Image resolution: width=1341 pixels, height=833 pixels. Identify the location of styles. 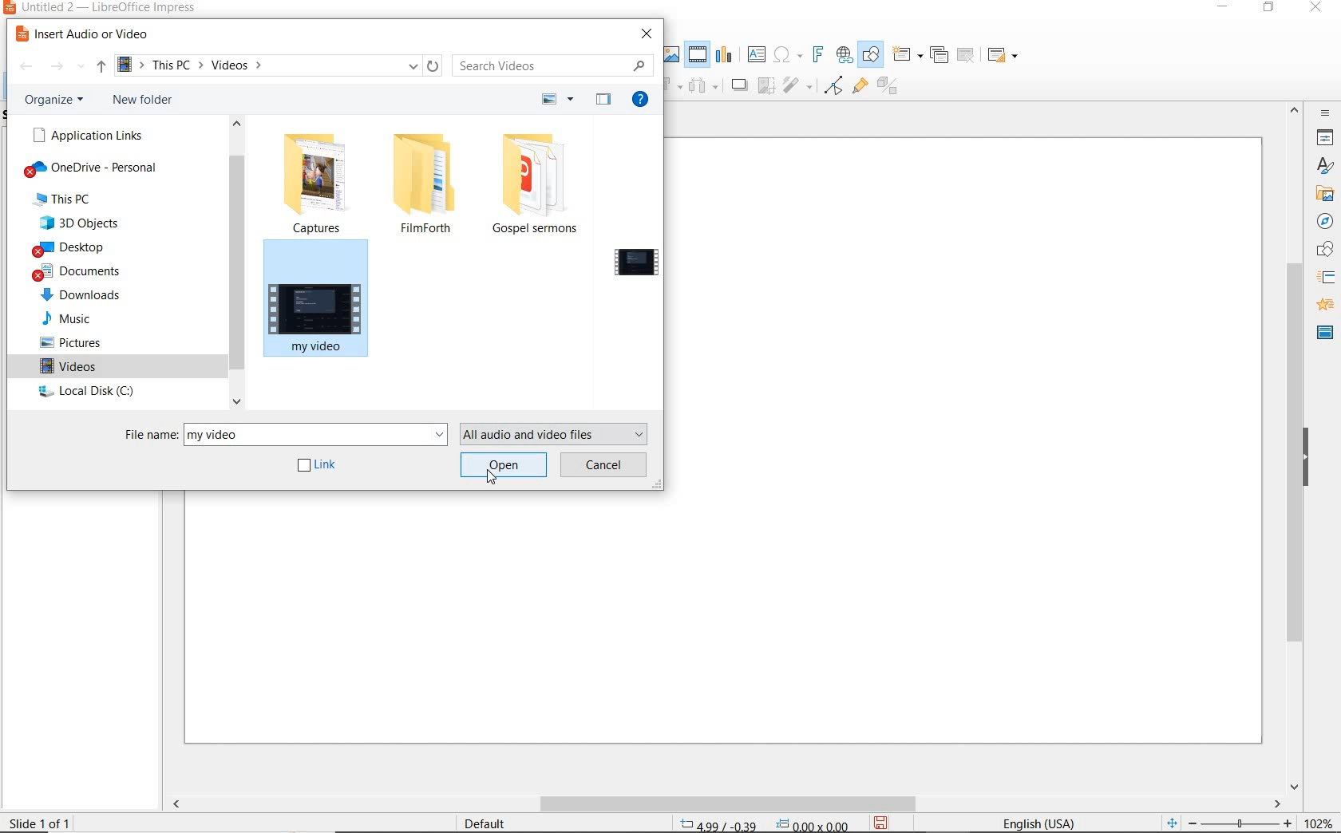
(1324, 169).